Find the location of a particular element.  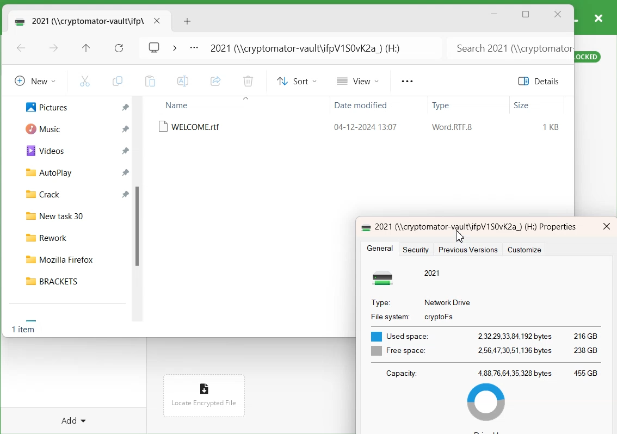

Network Drive is located at coordinates (448, 302).